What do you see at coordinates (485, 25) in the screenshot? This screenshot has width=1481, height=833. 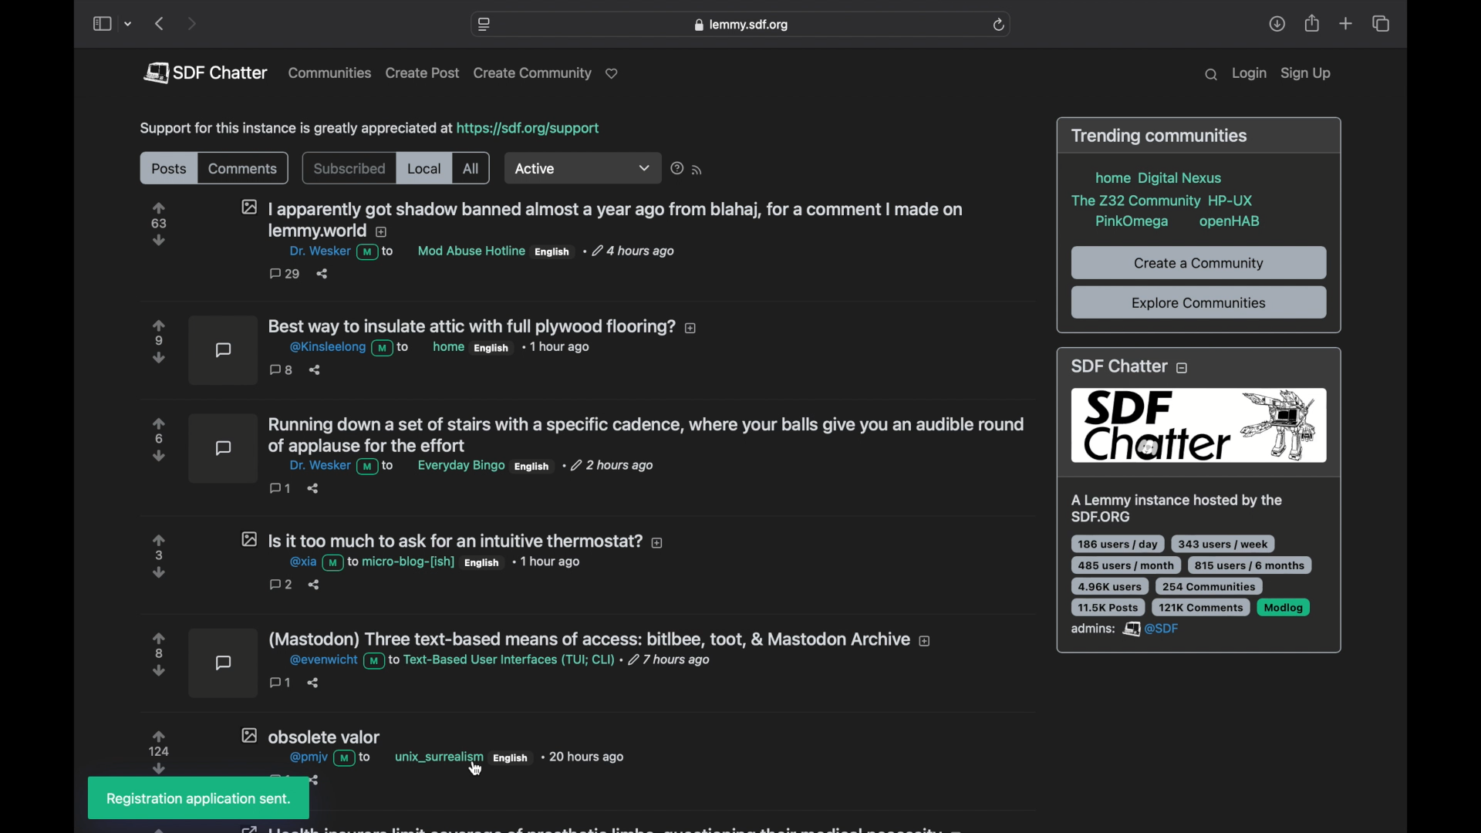 I see `website settings` at bounding box center [485, 25].